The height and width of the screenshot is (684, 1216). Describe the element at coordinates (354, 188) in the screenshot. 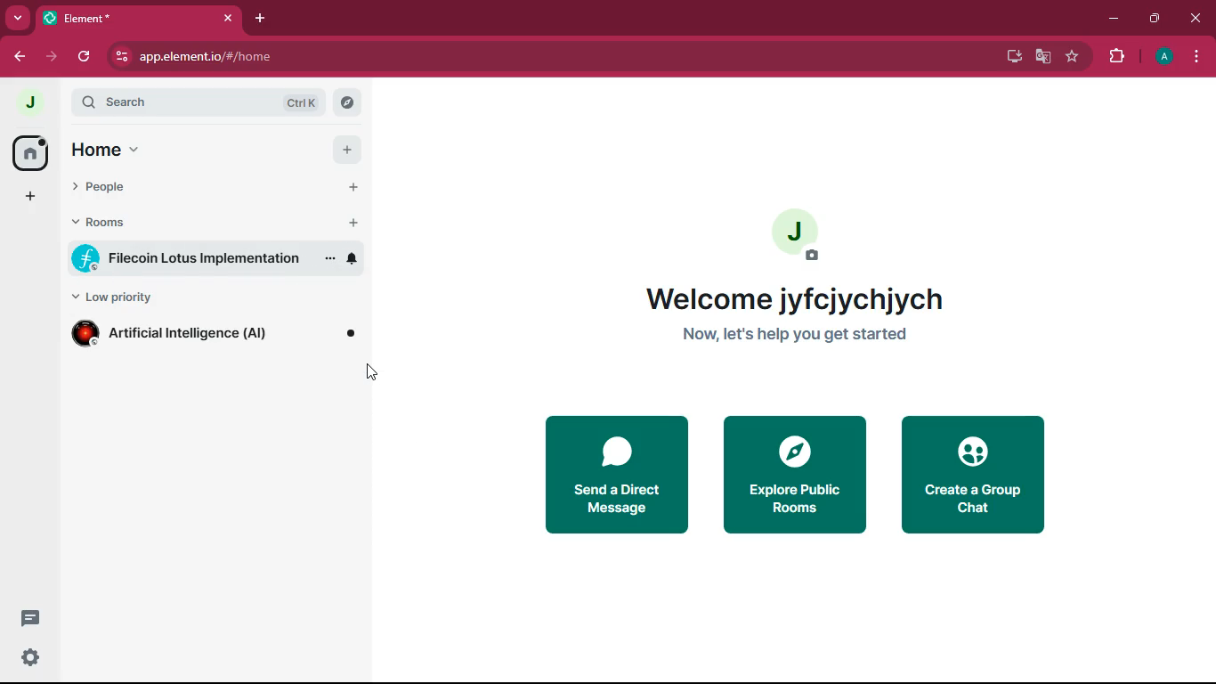

I see `add people` at that location.